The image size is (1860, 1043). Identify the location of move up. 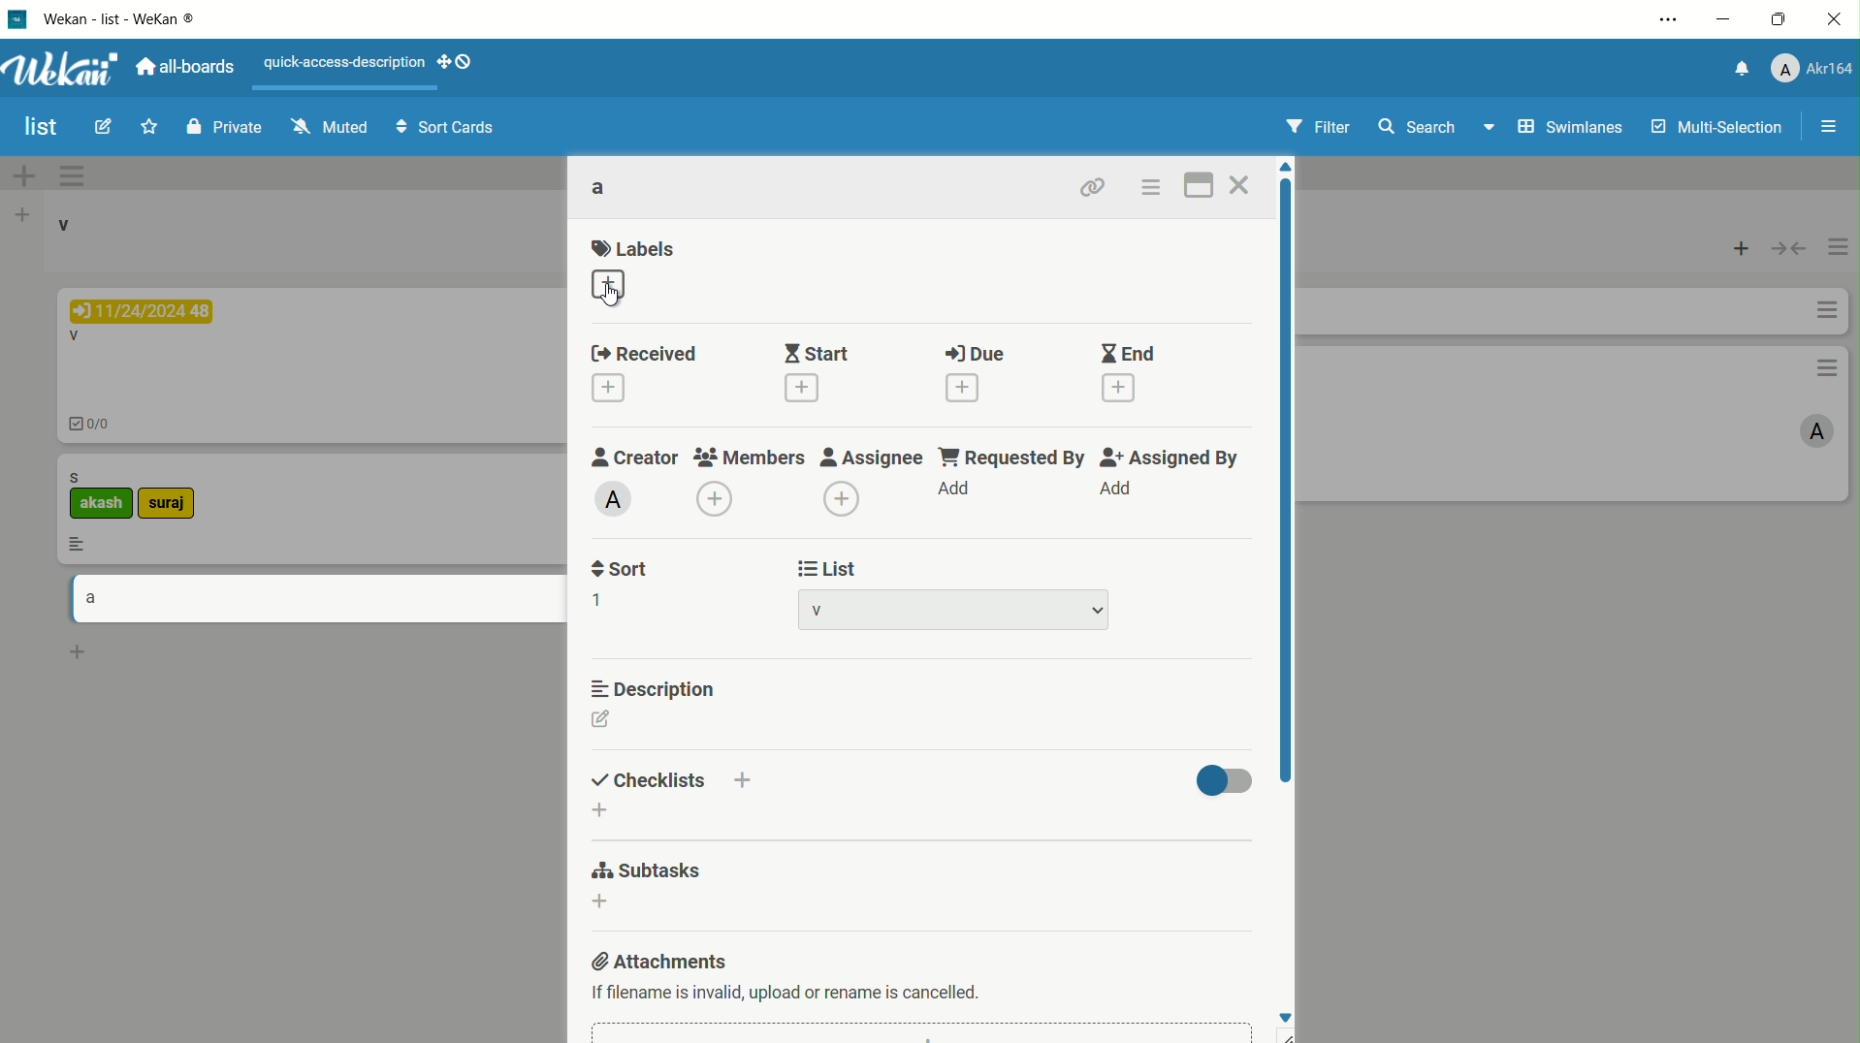
(1285, 167).